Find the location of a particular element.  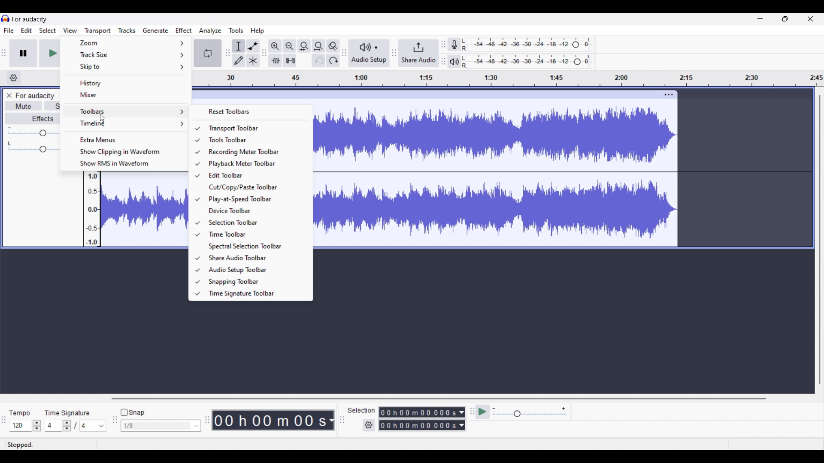

Redo is located at coordinates (333, 60).